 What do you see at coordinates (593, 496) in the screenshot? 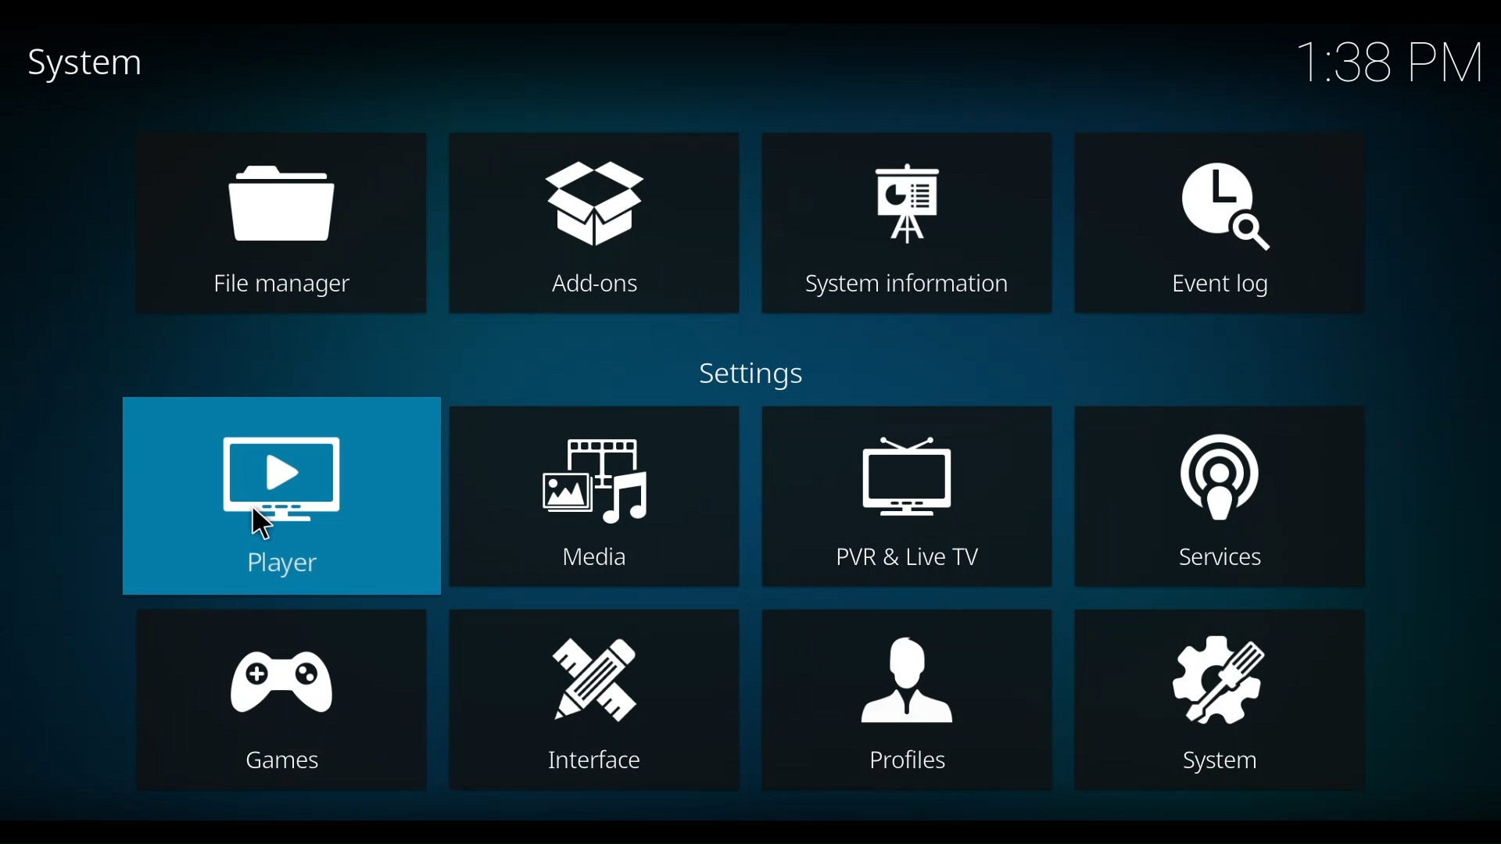
I see `Media` at bounding box center [593, 496].